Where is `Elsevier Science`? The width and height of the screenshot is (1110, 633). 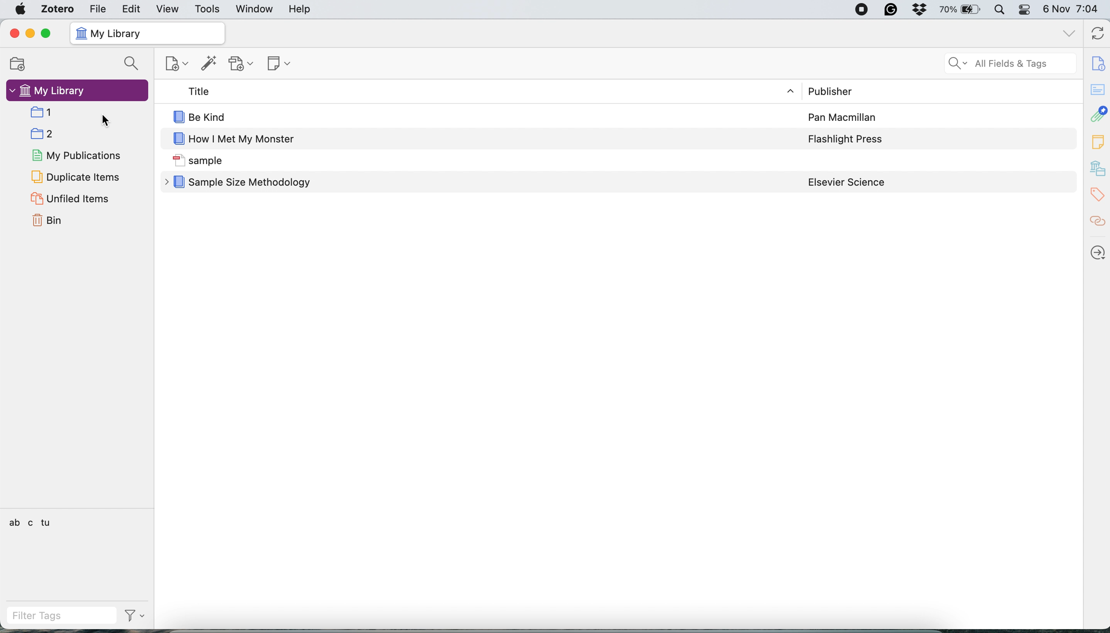
Elsevier Science is located at coordinates (847, 183).